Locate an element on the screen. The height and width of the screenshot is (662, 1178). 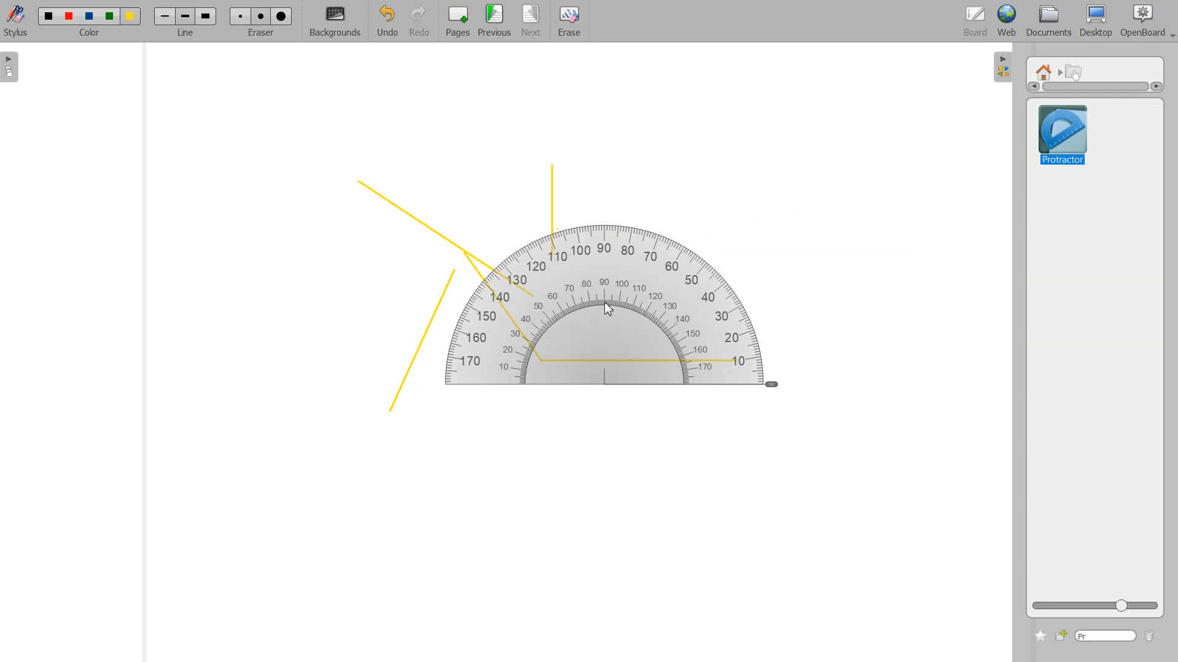
Sidebar is located at coordinates (1003, 66).